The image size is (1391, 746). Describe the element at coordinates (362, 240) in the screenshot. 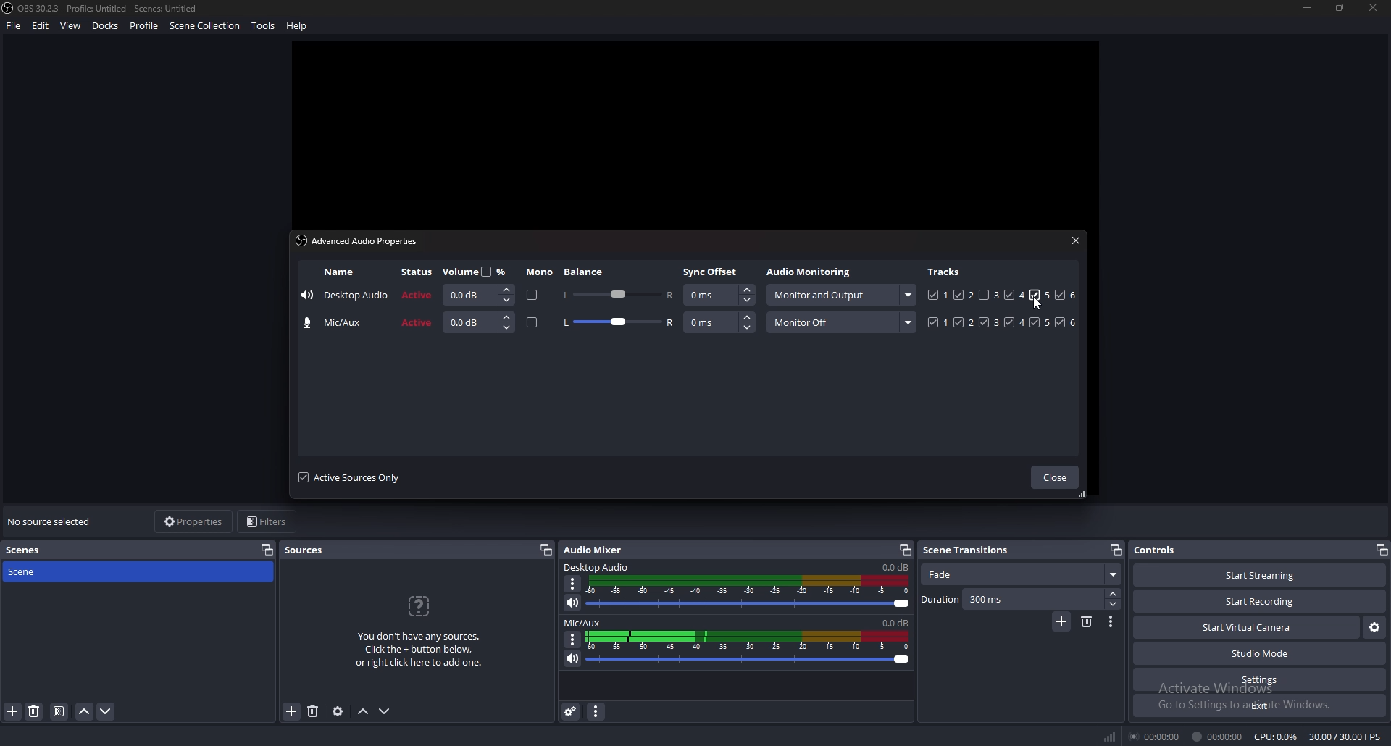

I see `advanced audio properties` at that location.